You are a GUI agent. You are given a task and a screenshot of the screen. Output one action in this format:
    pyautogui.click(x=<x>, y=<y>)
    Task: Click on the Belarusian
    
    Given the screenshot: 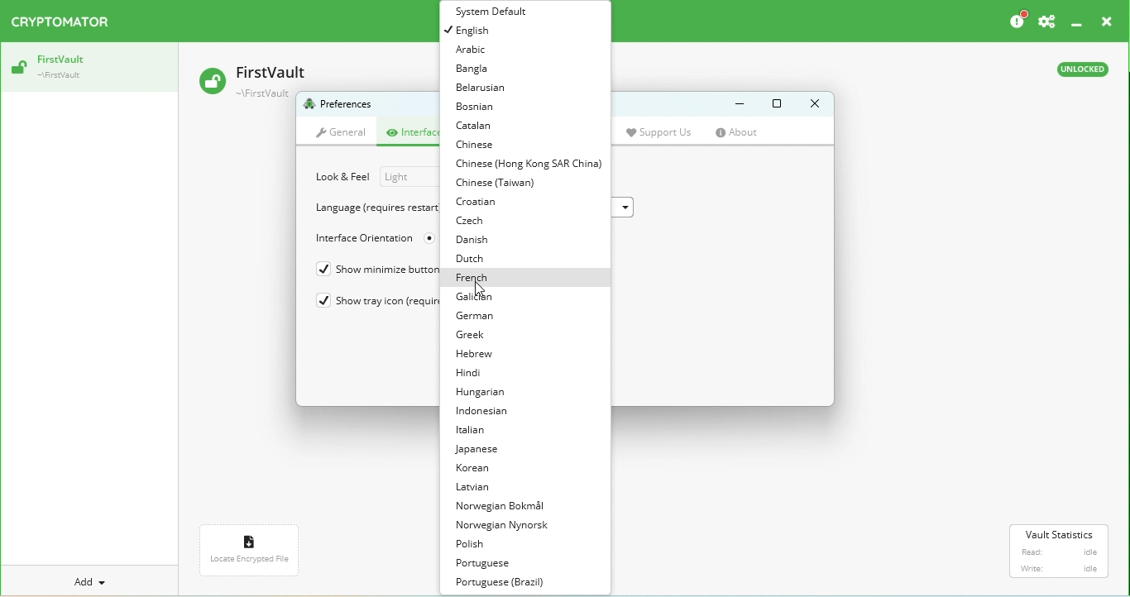 What is the action you would take?
    pyautogui.click(x=490, y=90)
    